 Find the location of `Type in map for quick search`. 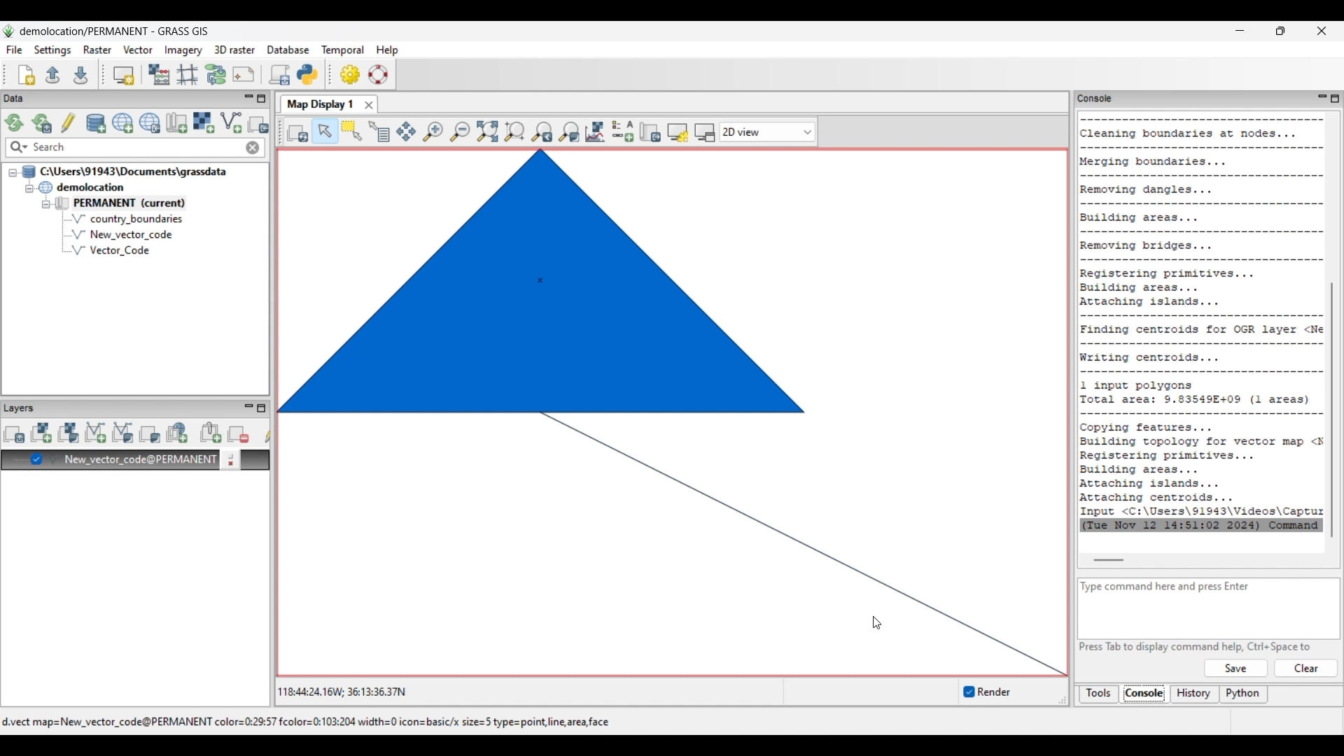

Type in map for quick search is located at coordinates (136, 148).